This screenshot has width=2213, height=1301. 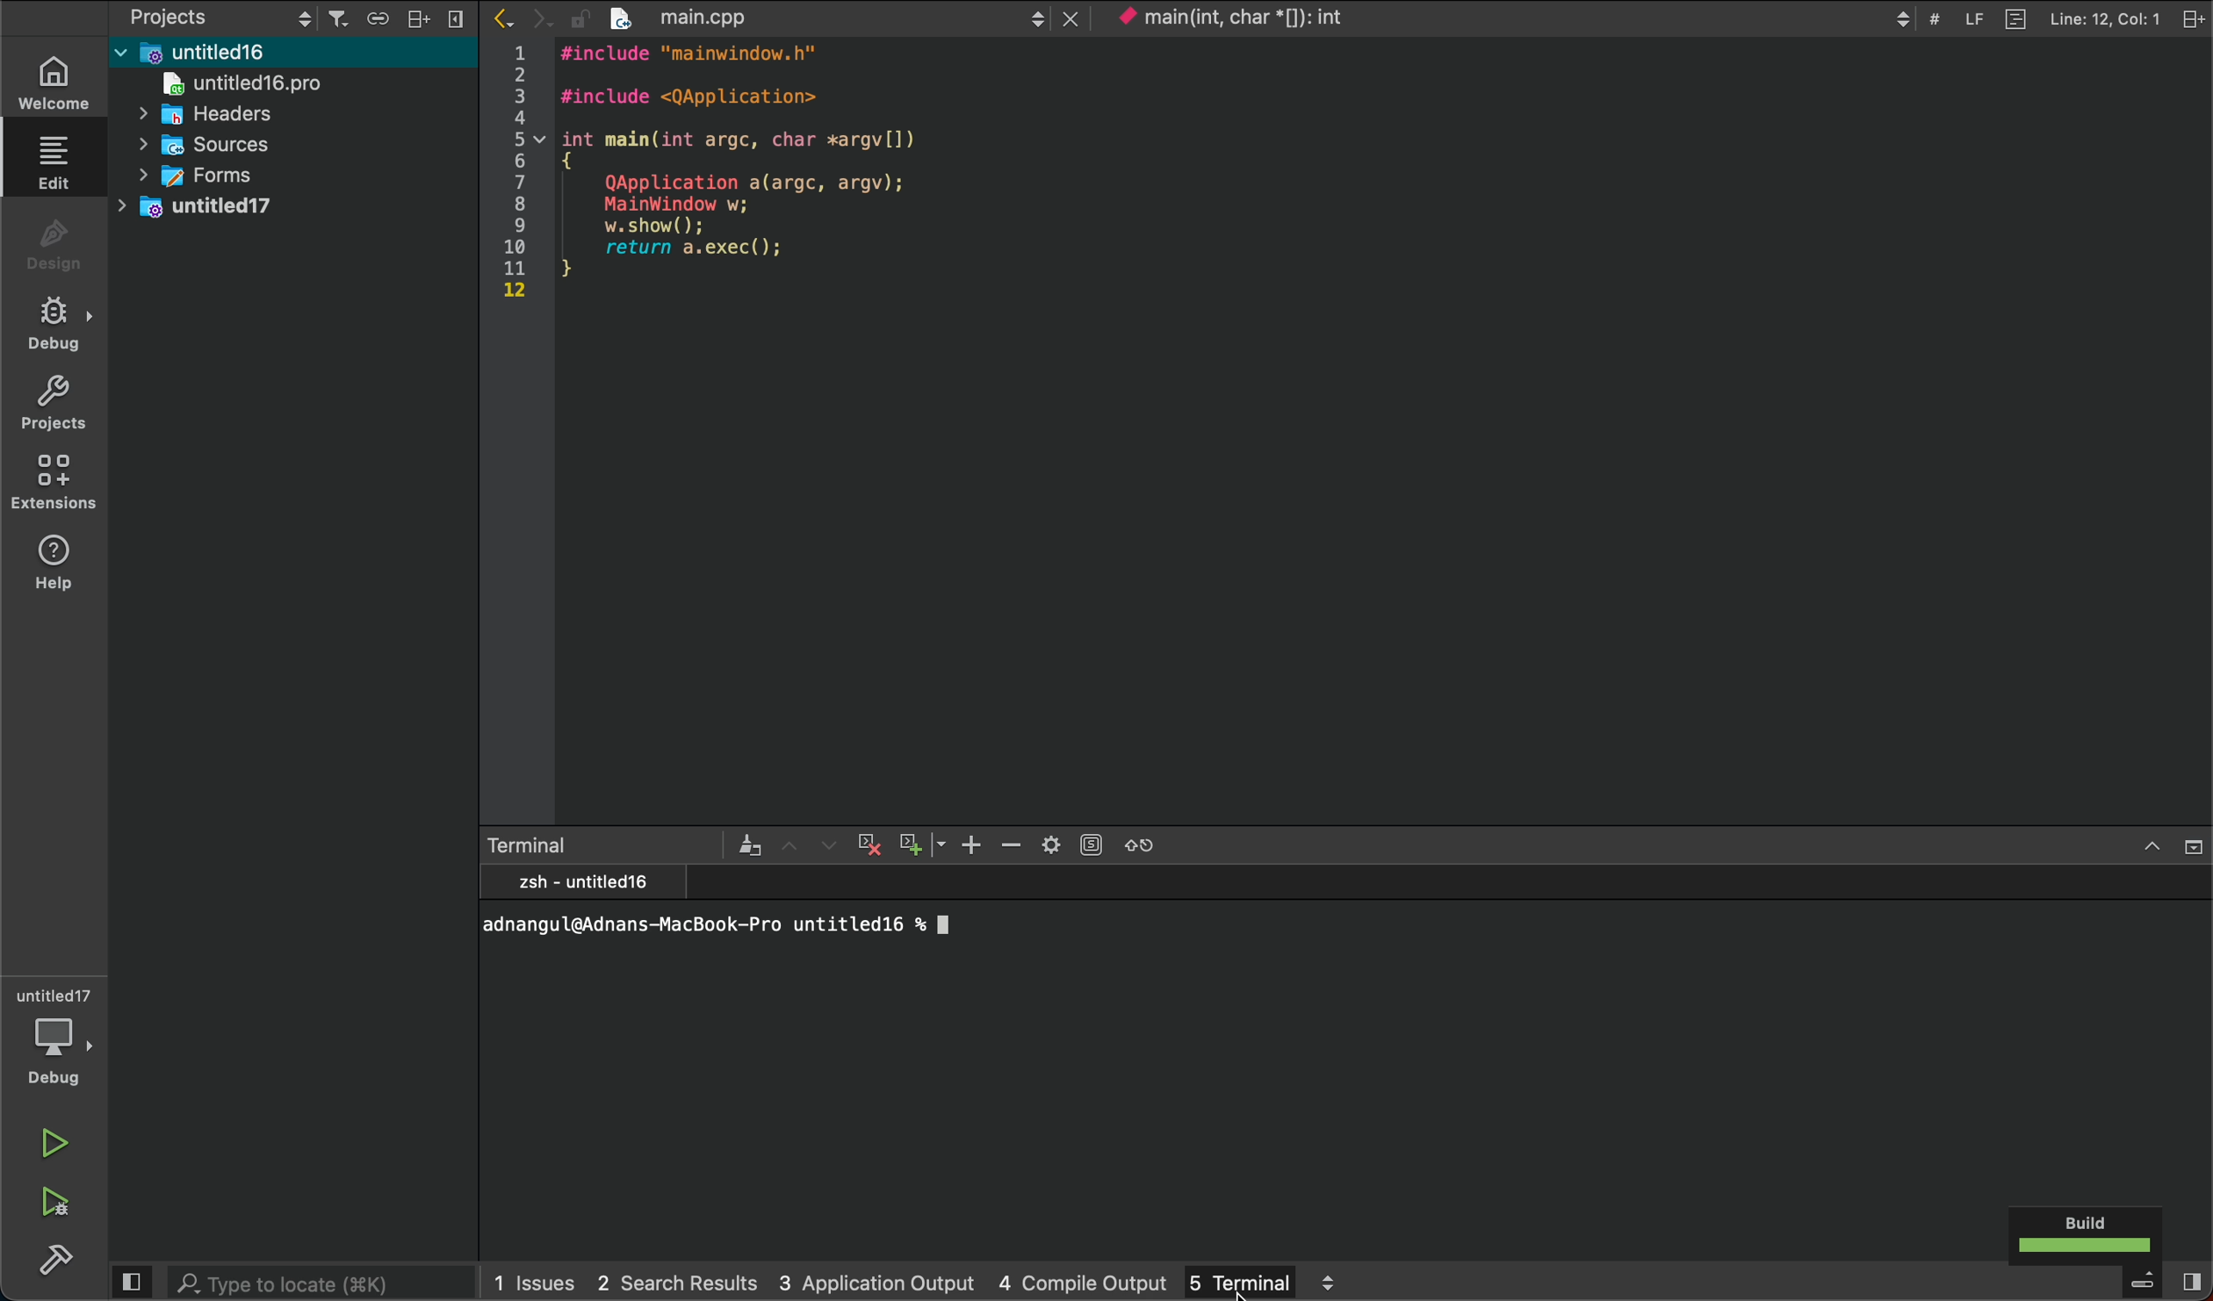 I want to click on filter, so click(x=339, y=18).